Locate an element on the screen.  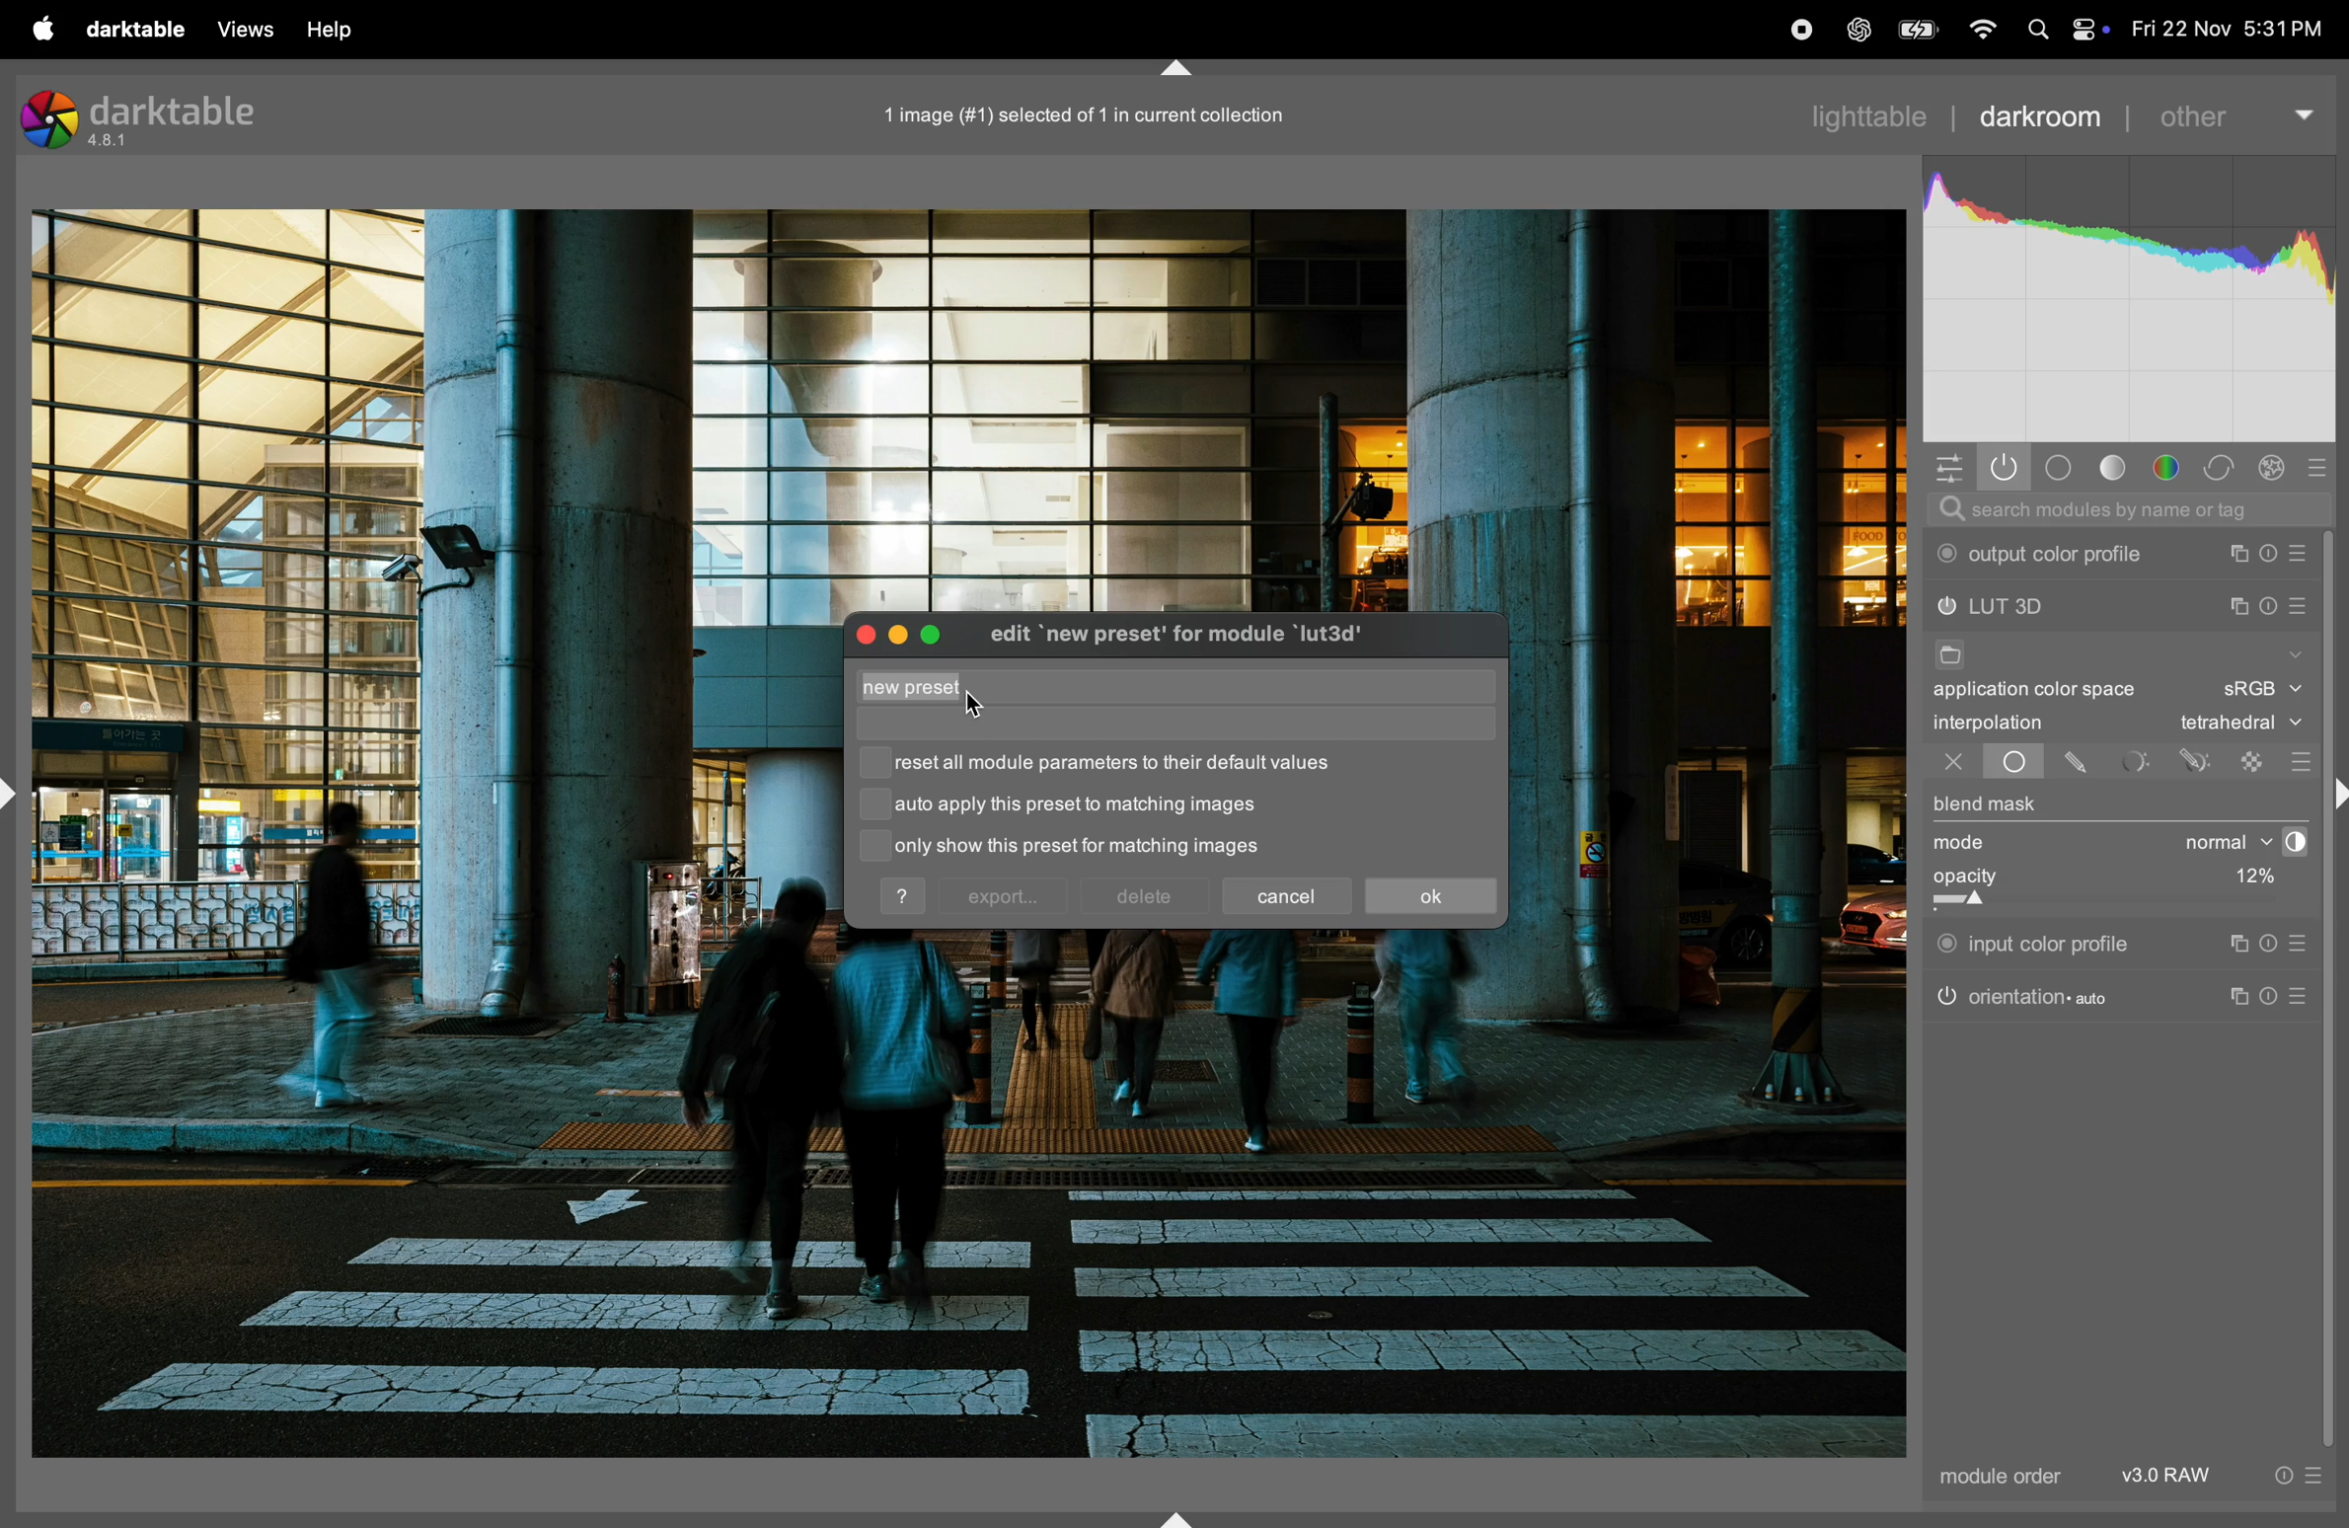
presets is located at coordinates (2326, 464).